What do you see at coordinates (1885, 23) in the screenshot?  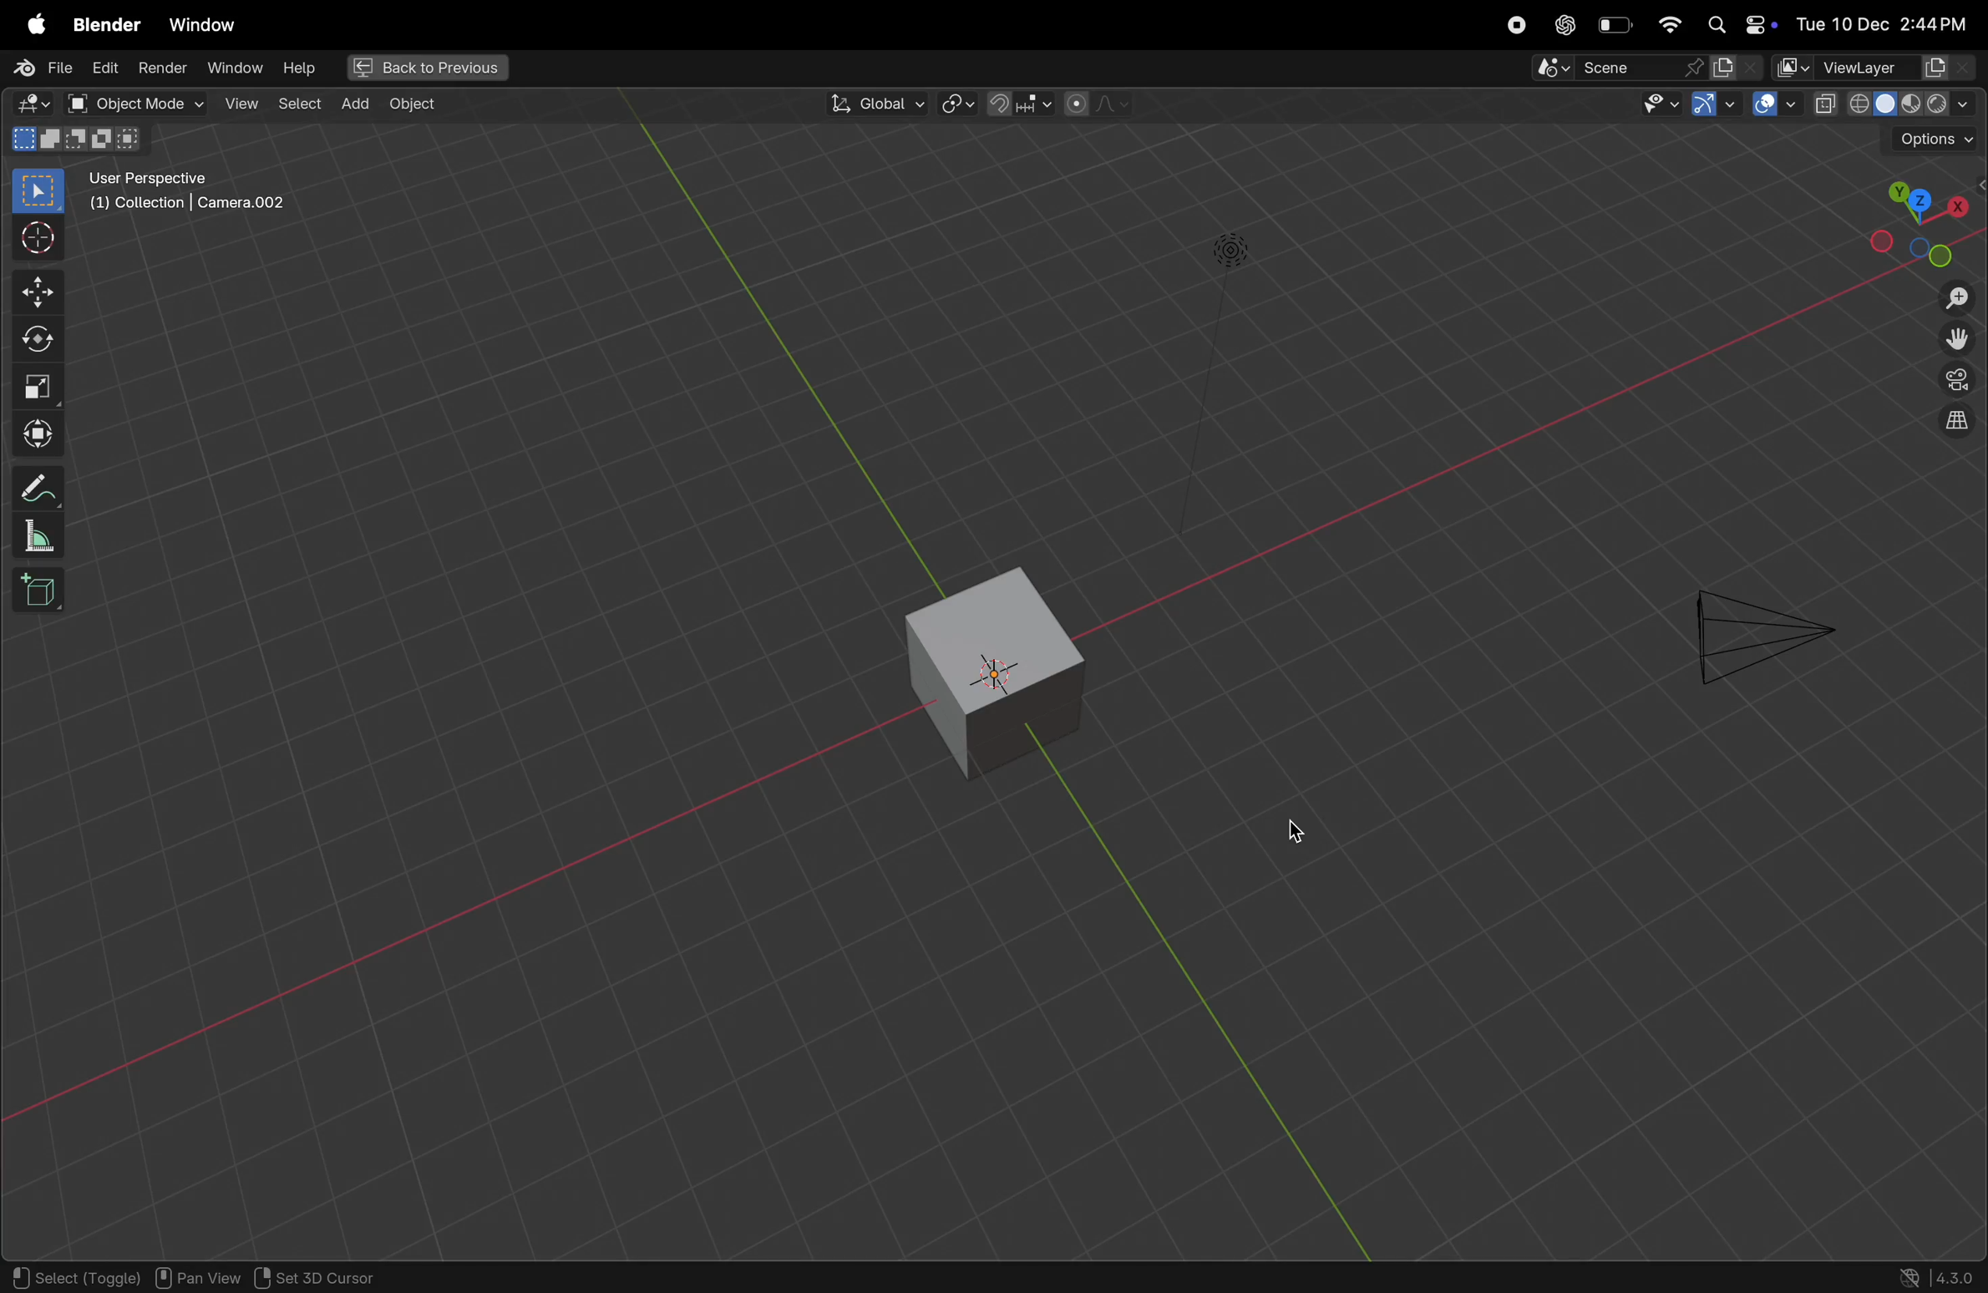 I see `dateand time` at bounding box center [1885, 23].